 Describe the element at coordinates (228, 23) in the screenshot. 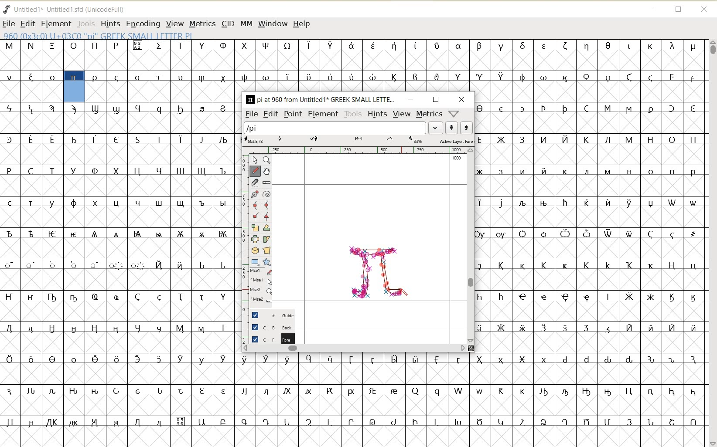

I see `CID` at that location.